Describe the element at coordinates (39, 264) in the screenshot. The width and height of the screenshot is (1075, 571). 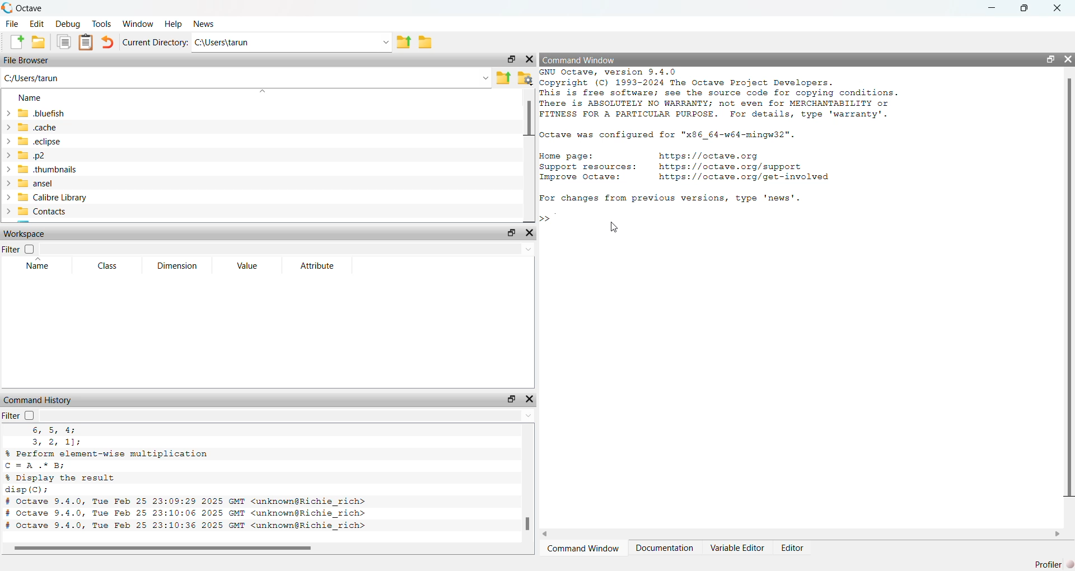
I see `Name` at that location.